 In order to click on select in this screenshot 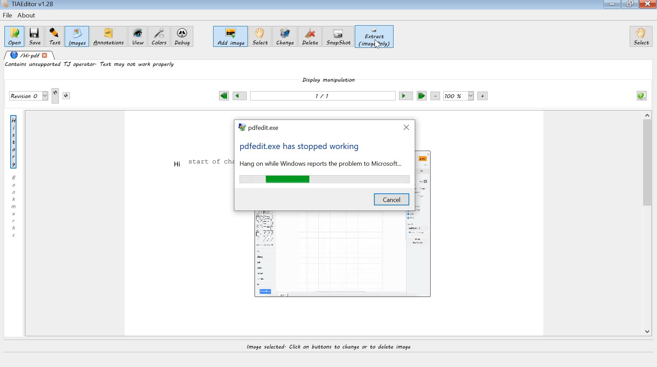, I will do `click(641, 36)`.